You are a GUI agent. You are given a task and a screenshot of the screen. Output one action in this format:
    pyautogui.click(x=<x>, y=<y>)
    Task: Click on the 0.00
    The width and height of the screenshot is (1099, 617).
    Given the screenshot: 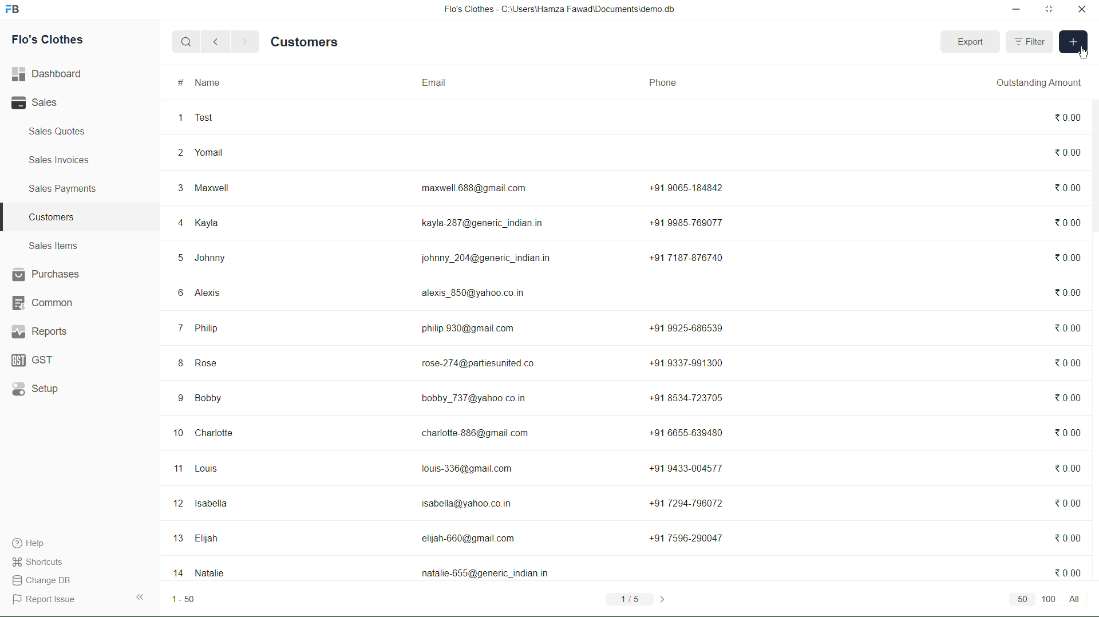 What is the action you would take?
    pyautogui.click(x=1068, y=292)
    